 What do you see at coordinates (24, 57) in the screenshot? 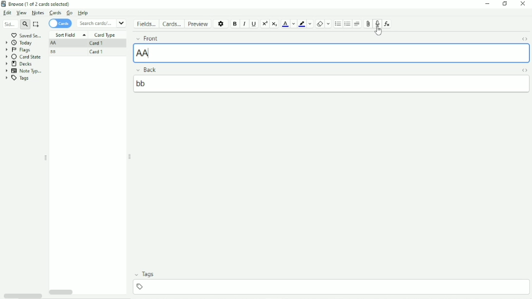
I see `Card State` at bounding box center [24, 57].